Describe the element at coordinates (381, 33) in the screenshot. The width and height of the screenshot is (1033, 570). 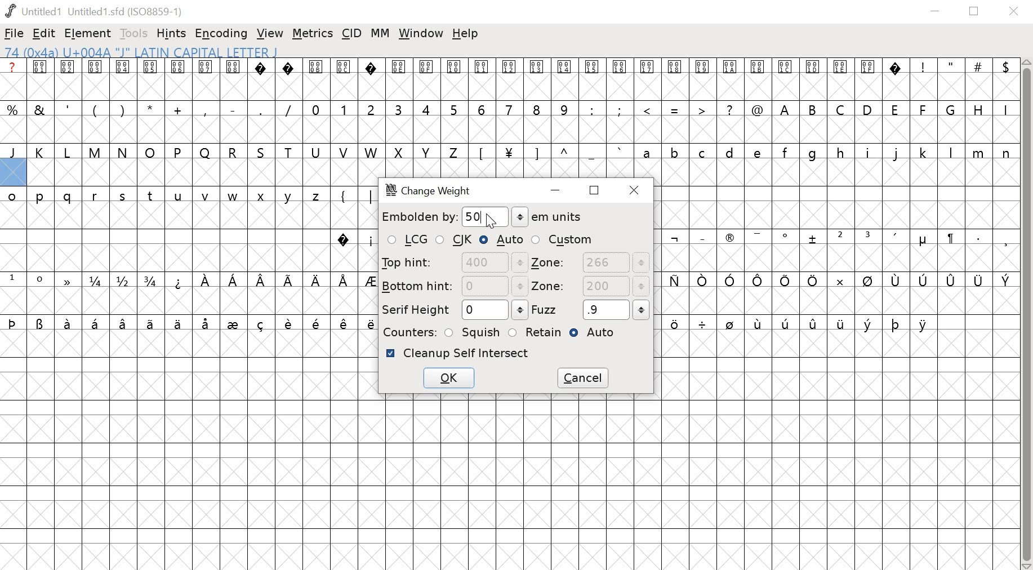
I see `MM` at that location.